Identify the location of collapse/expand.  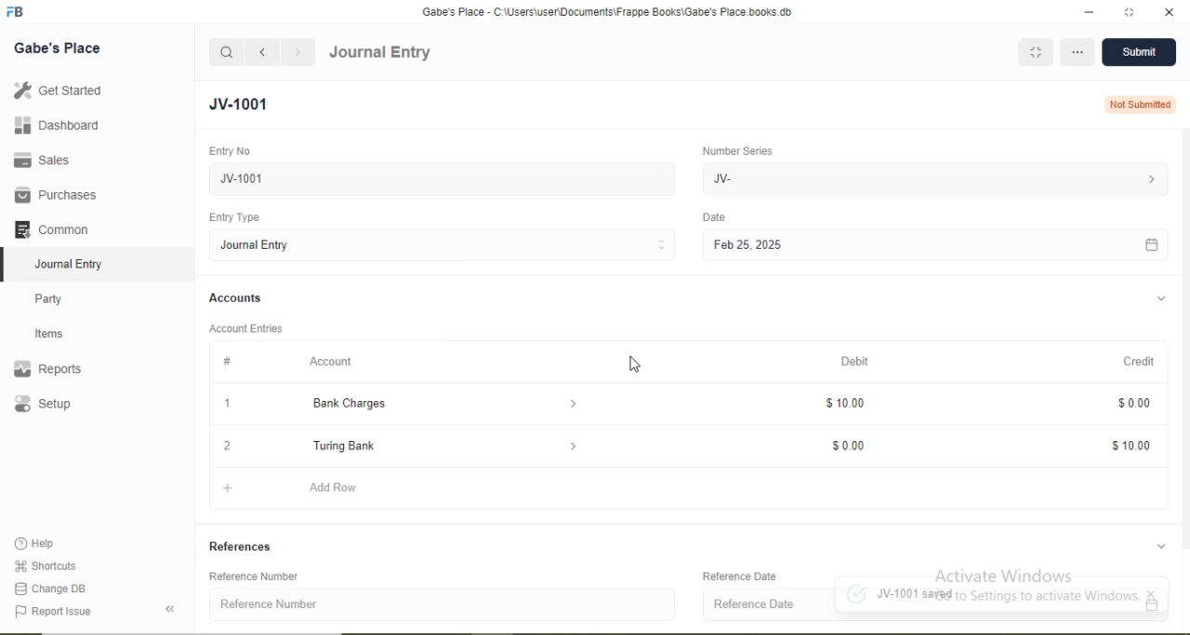
(1161, 545).